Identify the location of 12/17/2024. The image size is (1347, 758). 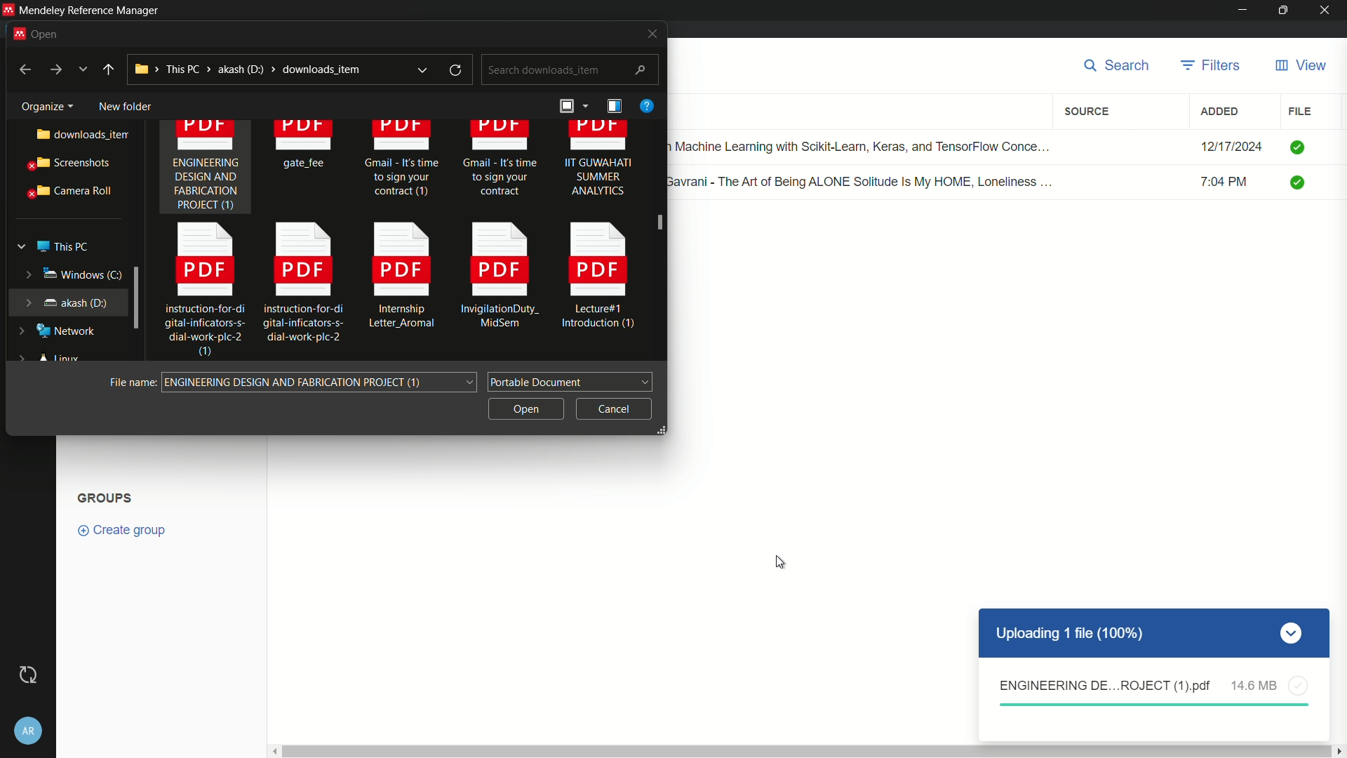
(1231, 147).